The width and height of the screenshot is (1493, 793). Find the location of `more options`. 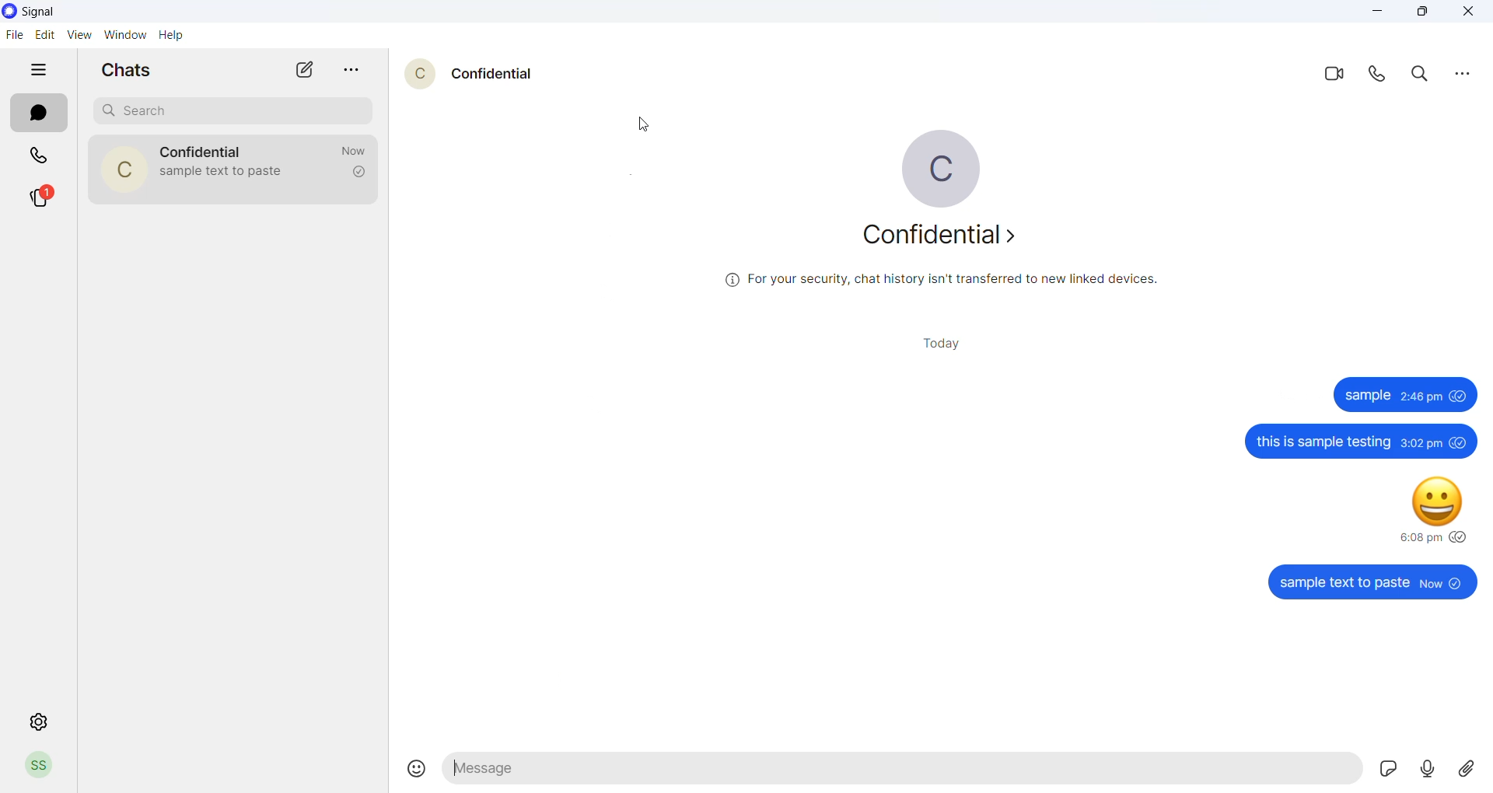

more options is located at coordinates (1460, 76).